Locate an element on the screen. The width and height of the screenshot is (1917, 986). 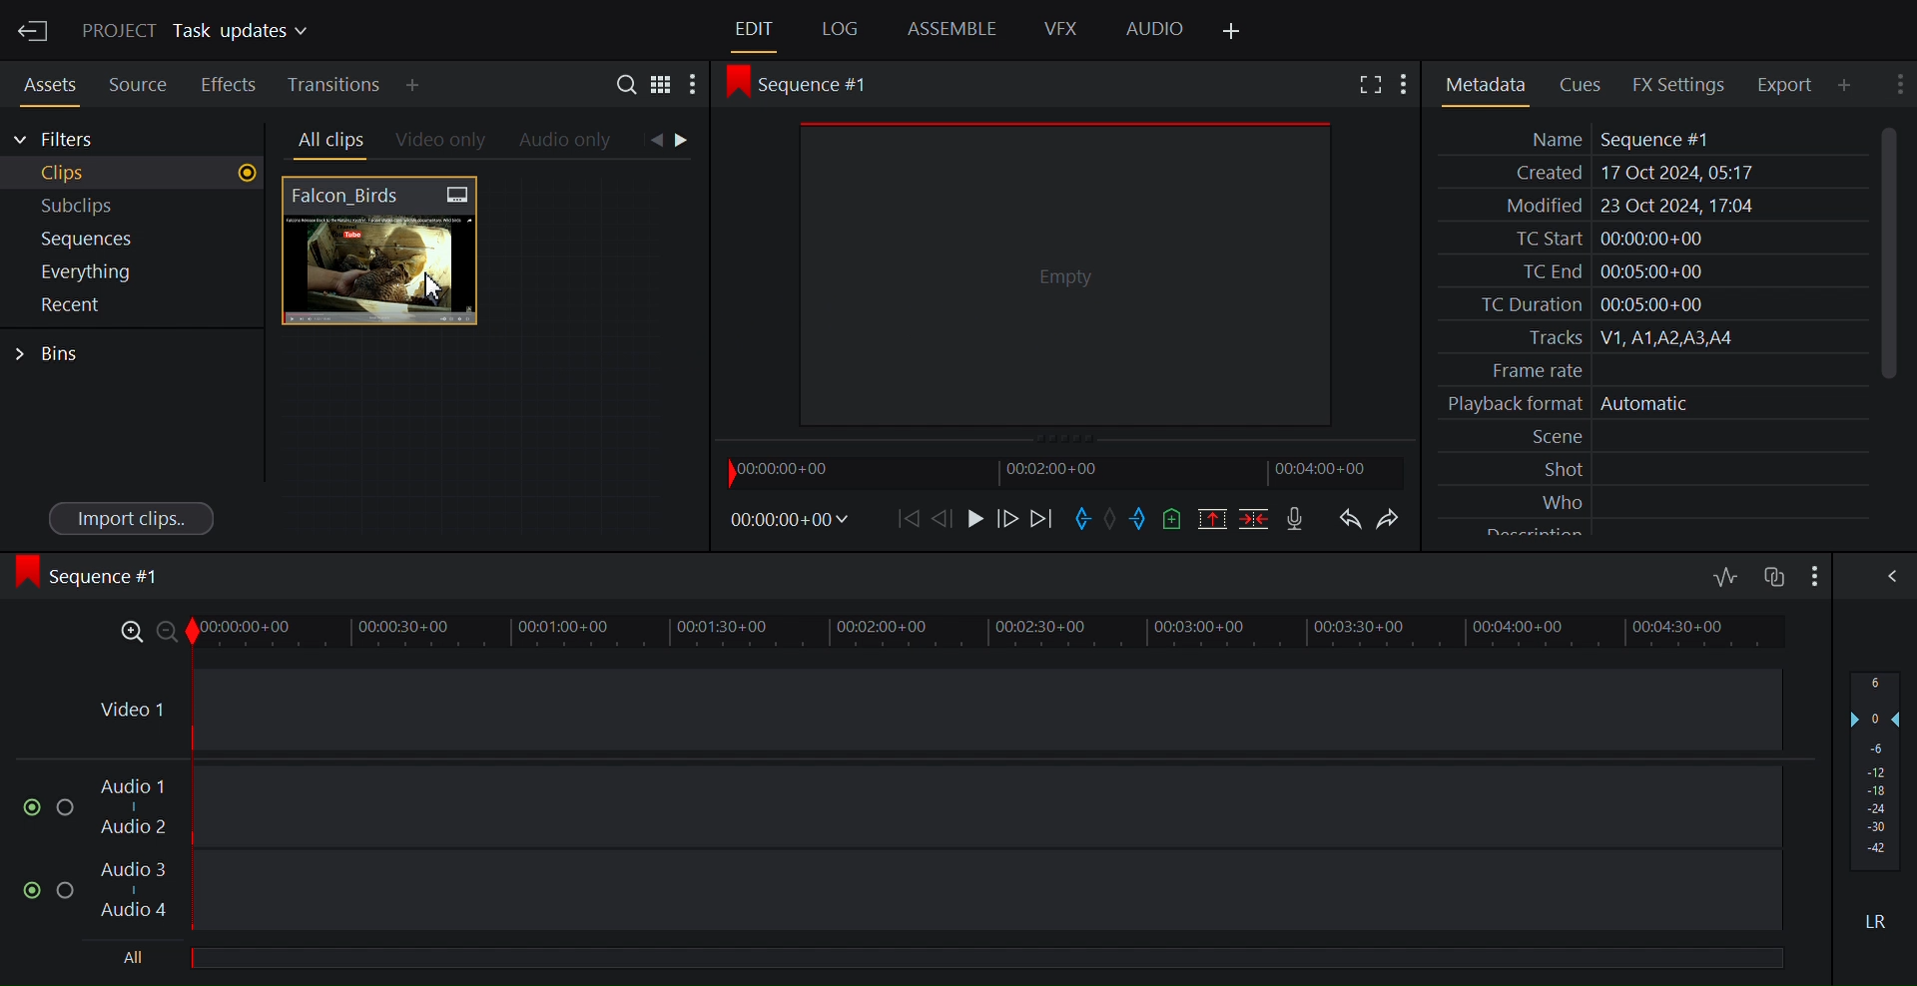
Click to go back is located at coordinates (655, 141).